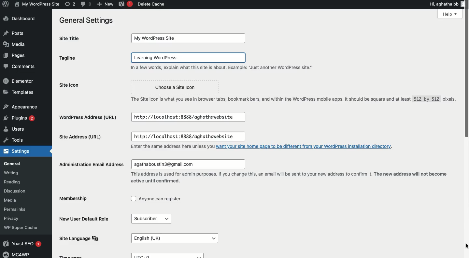 The image size is (469, 258). I want to click on Appearance, so click(20, 106).